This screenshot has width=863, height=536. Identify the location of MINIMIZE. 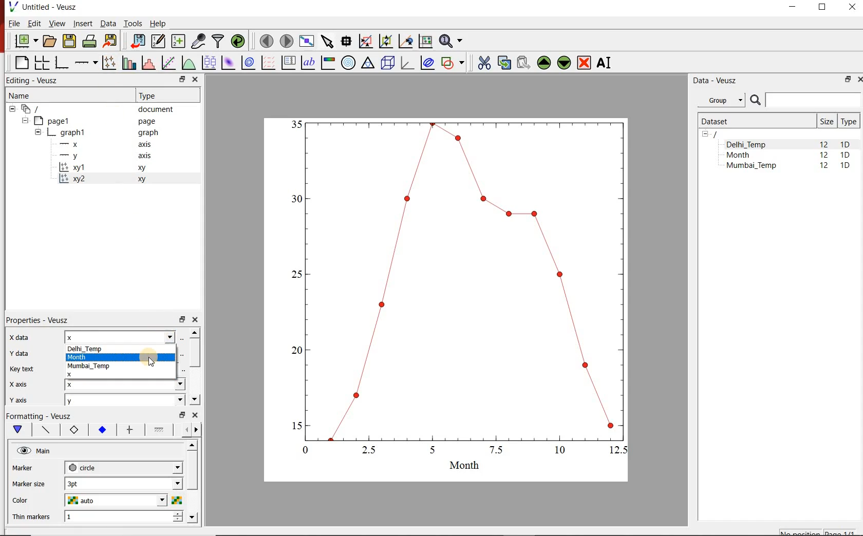
(793, 7).